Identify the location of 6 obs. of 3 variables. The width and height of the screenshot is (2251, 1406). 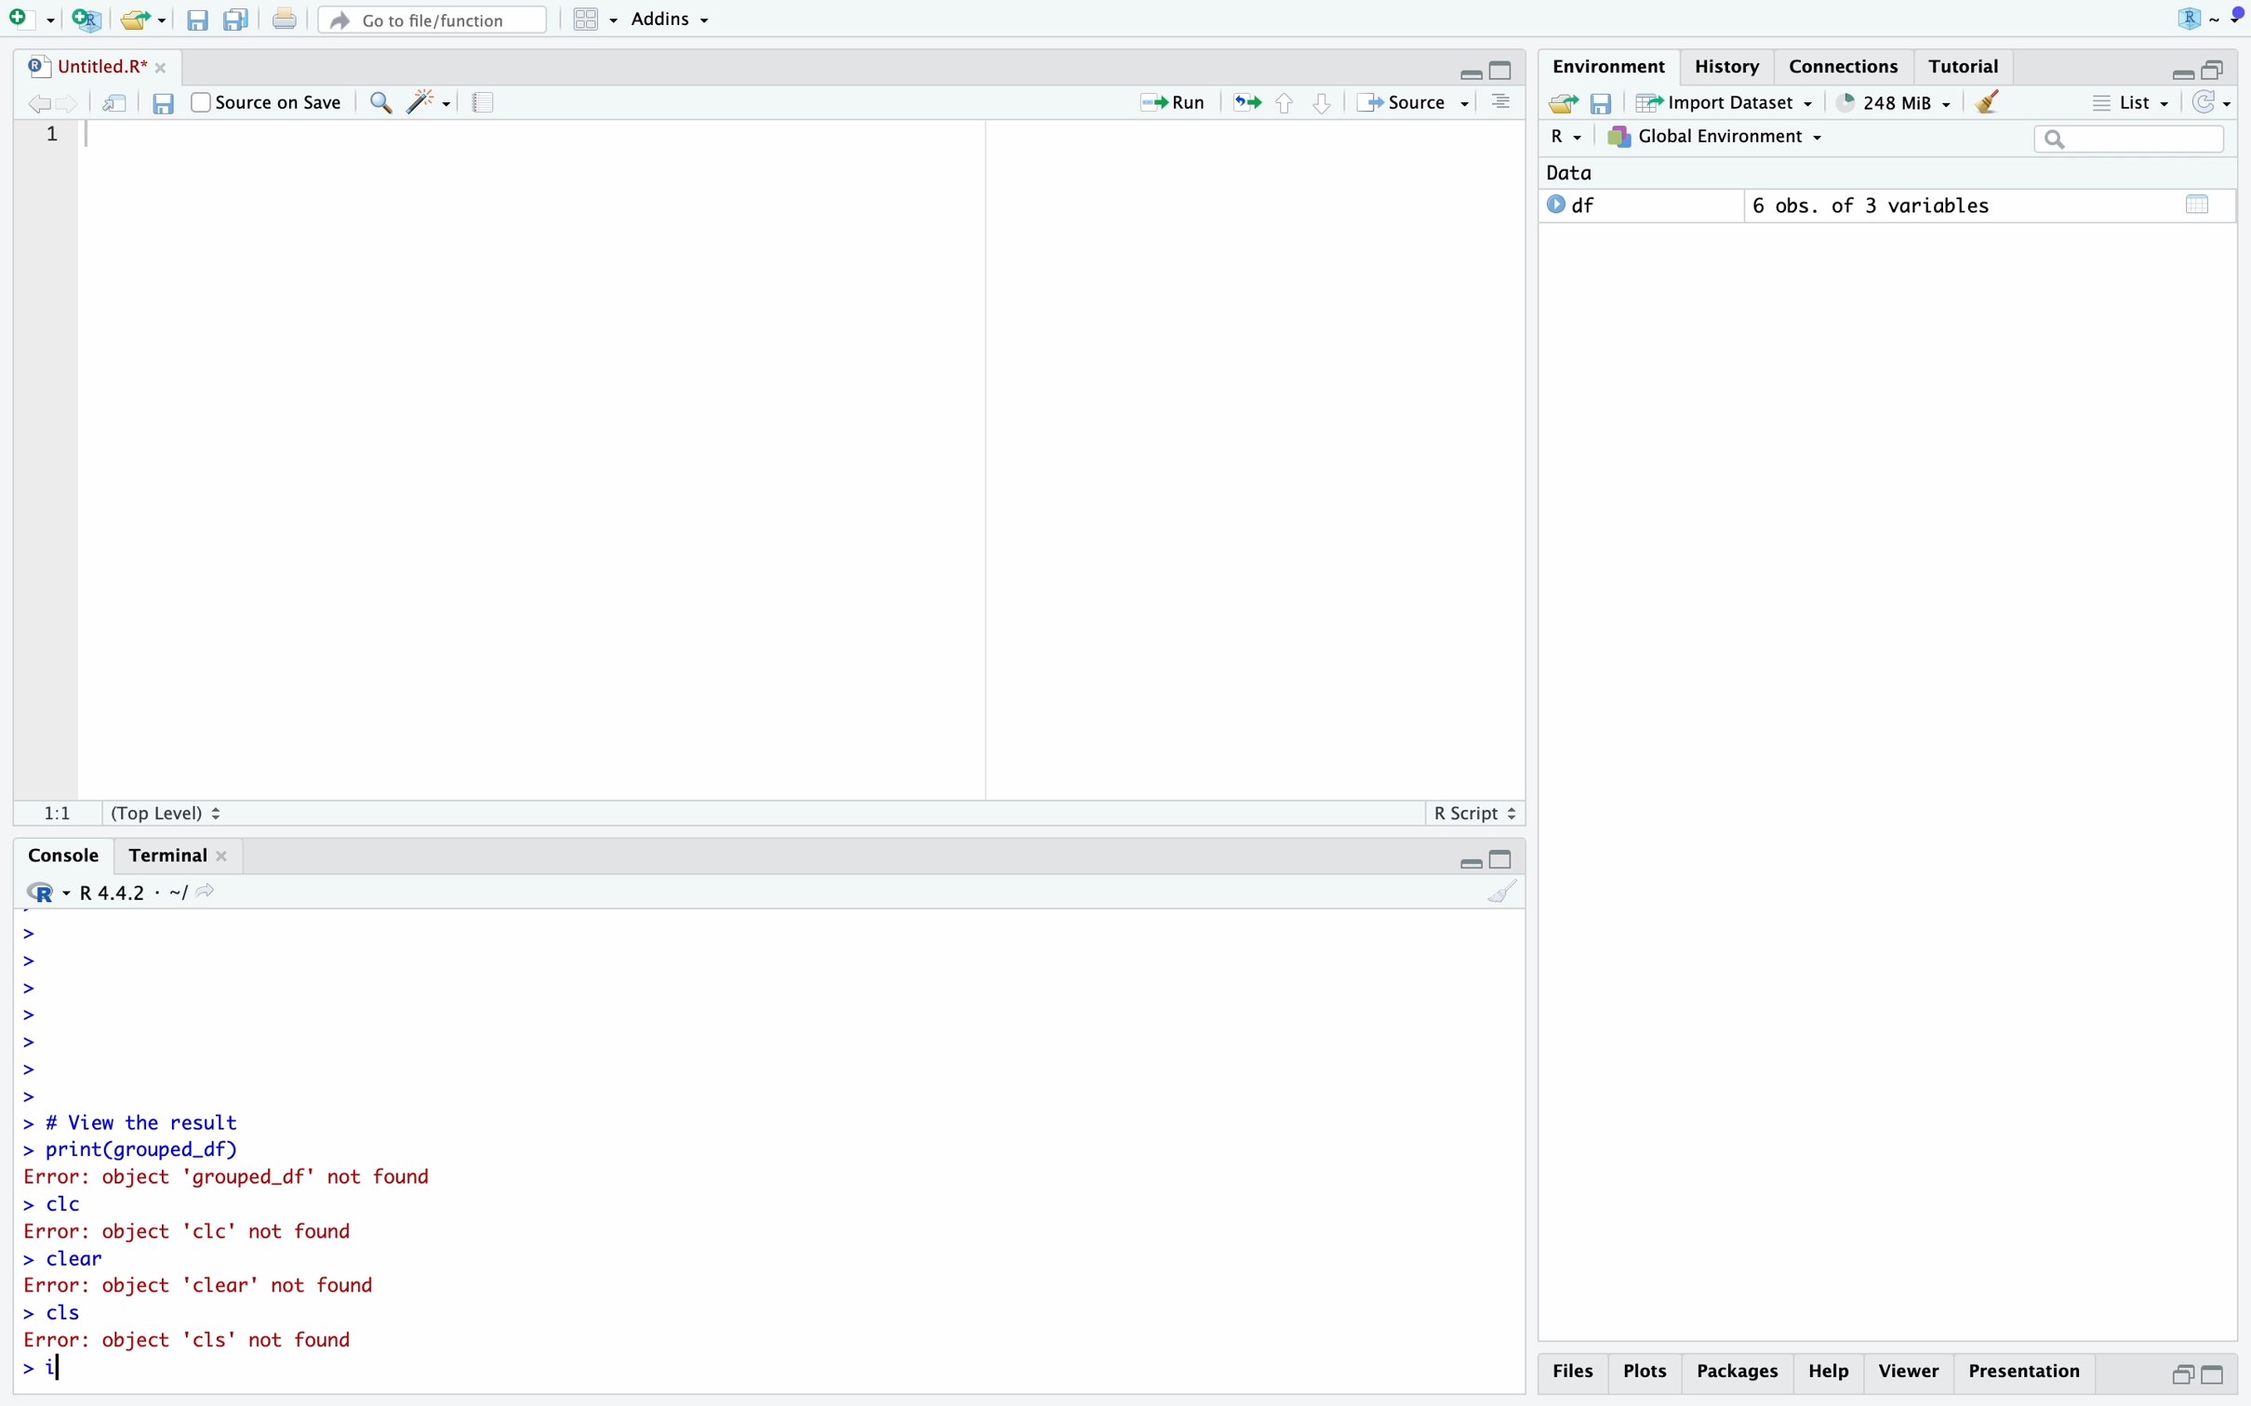
(1880, 205).